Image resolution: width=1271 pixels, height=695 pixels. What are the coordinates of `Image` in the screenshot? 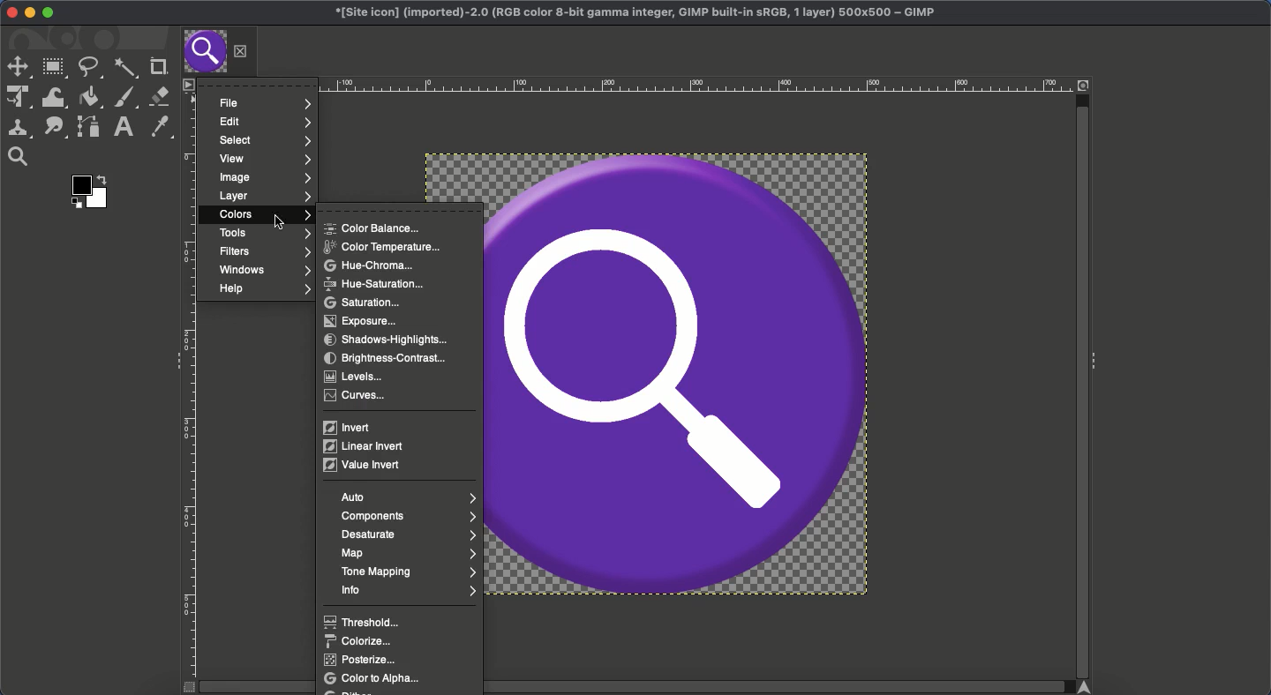 It's located at (265, 178).